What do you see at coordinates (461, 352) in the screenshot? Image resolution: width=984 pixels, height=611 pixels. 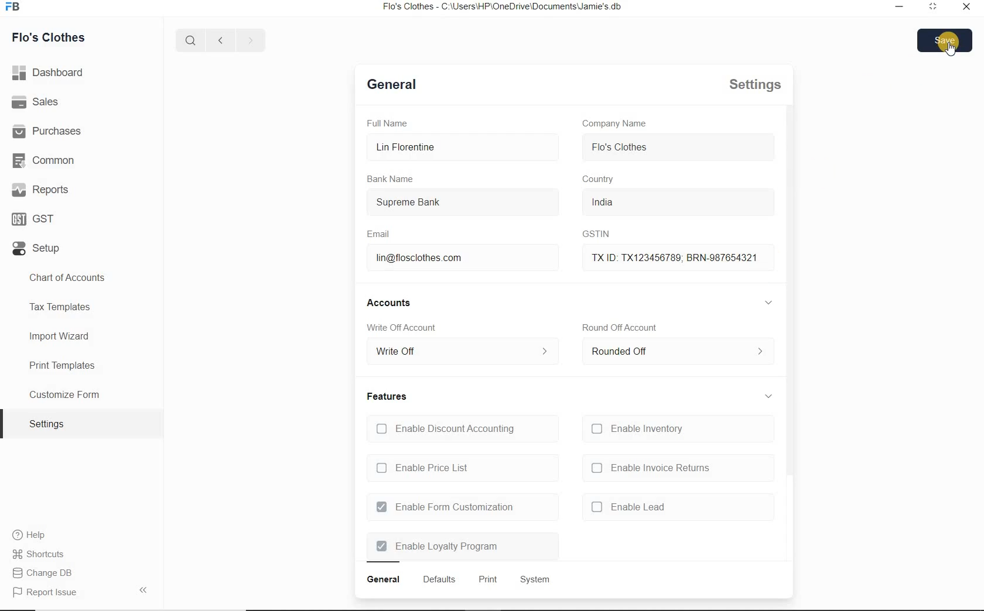 I see `write off` at bounding box center [461, 352].